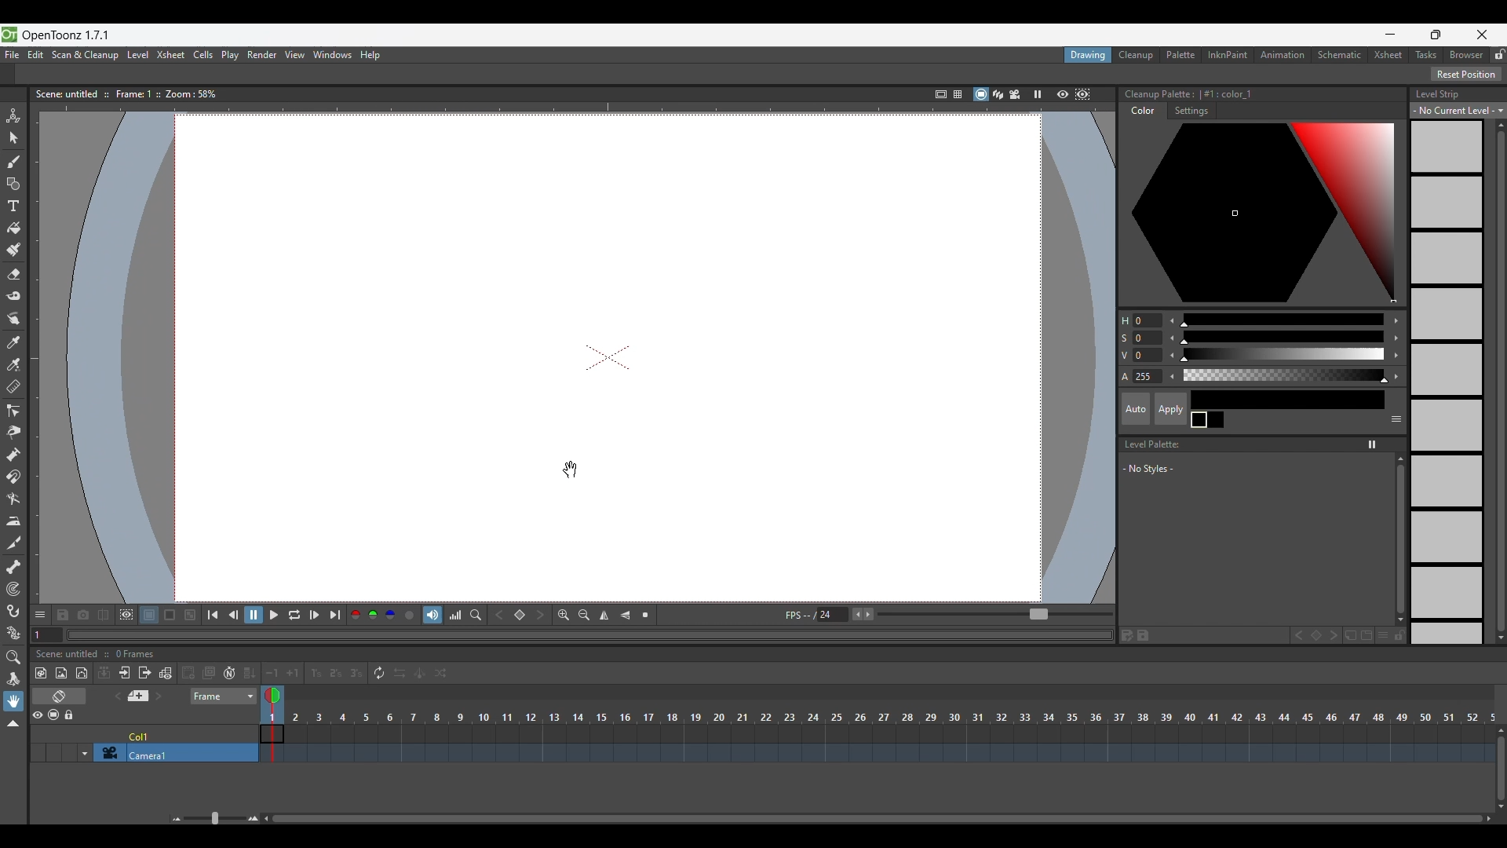 Image resolution: width=1507 pixels, height=848 pixels. I want to click on Animate tool, so click(13, 115).